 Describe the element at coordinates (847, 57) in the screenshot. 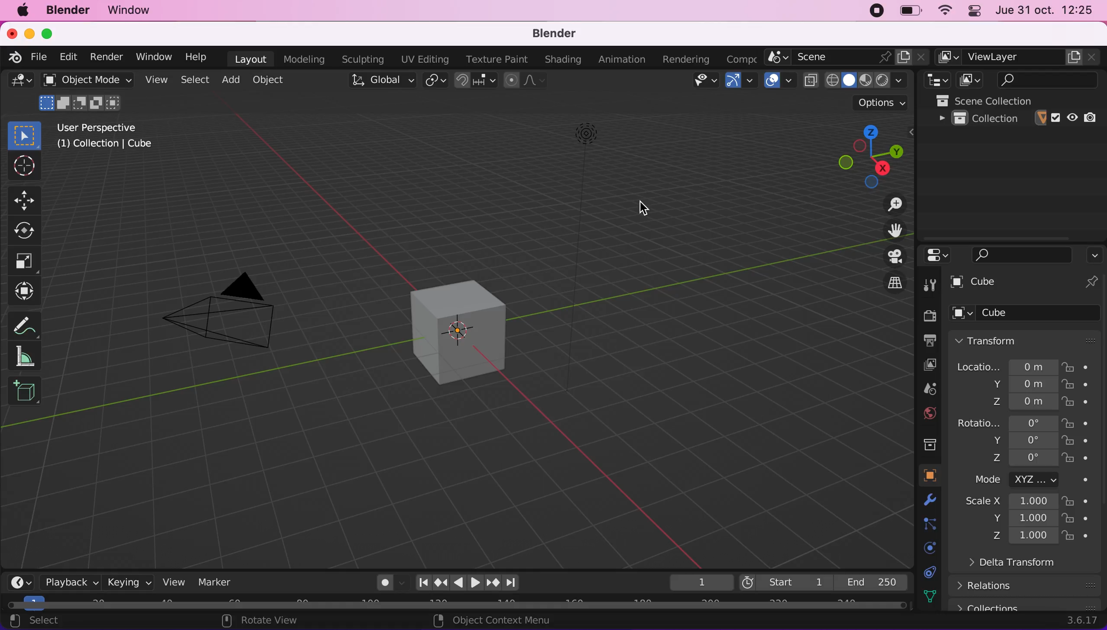

I see `scene` at that location.